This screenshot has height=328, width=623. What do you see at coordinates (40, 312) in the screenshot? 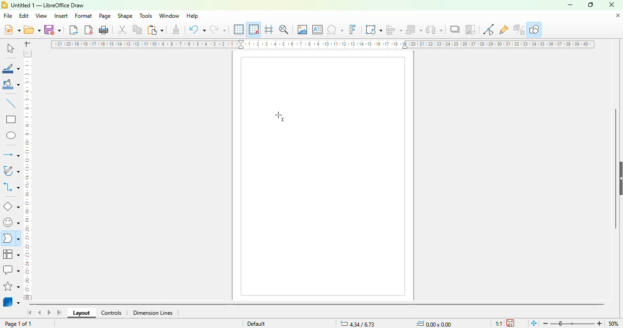
I see `scroll to previous sheet` at bounding box center [40, 312].